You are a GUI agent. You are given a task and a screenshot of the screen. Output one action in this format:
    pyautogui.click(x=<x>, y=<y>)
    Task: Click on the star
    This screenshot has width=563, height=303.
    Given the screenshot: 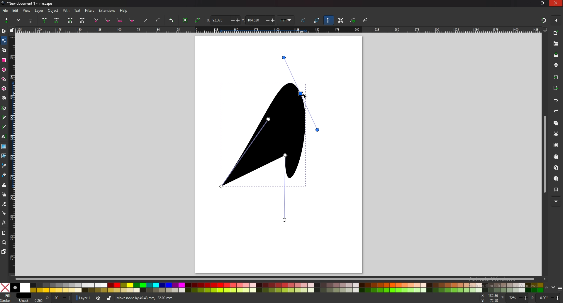 What is the action you would take?
    pyautogui.click(x=4, y=80)
    